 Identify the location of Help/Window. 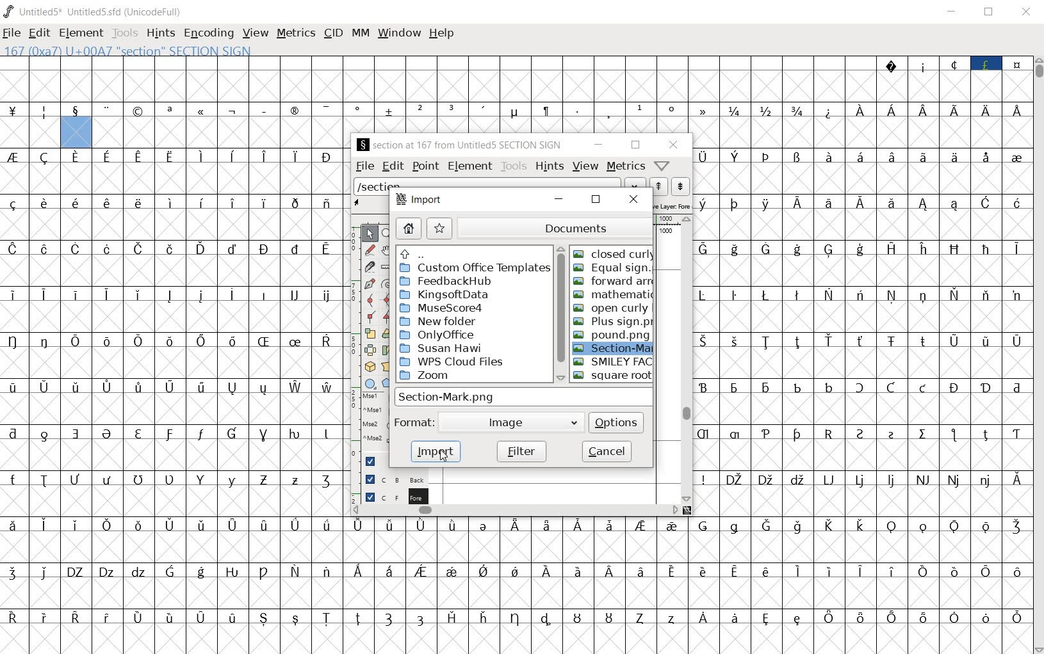
(662, 165).